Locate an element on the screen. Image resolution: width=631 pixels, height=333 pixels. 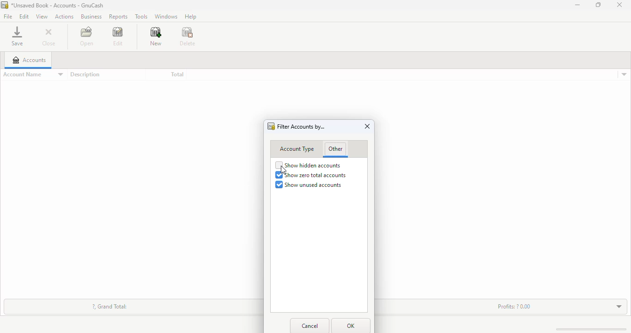
business is located at coordinates (91, 16).